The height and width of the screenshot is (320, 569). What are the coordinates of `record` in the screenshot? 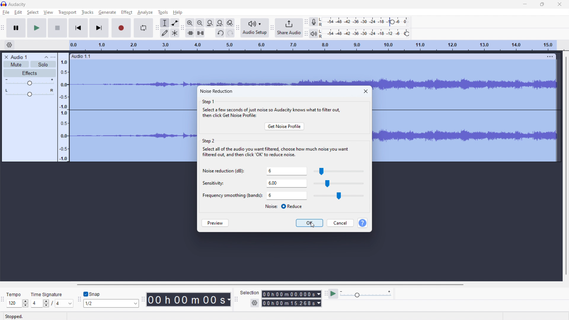 It's located at (121, 28).